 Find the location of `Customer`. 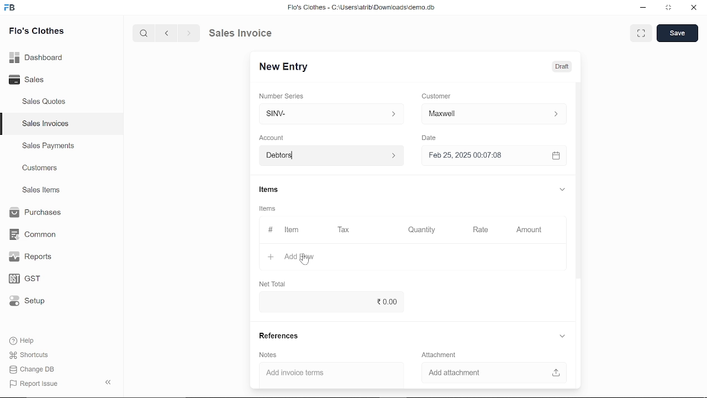

Customer is located at coordinates (436, 96).